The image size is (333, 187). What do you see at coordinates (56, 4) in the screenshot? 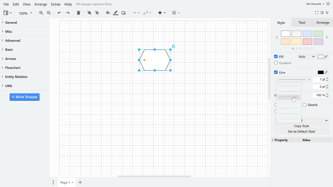
I see `Extras` at bounding box center [56, 4].